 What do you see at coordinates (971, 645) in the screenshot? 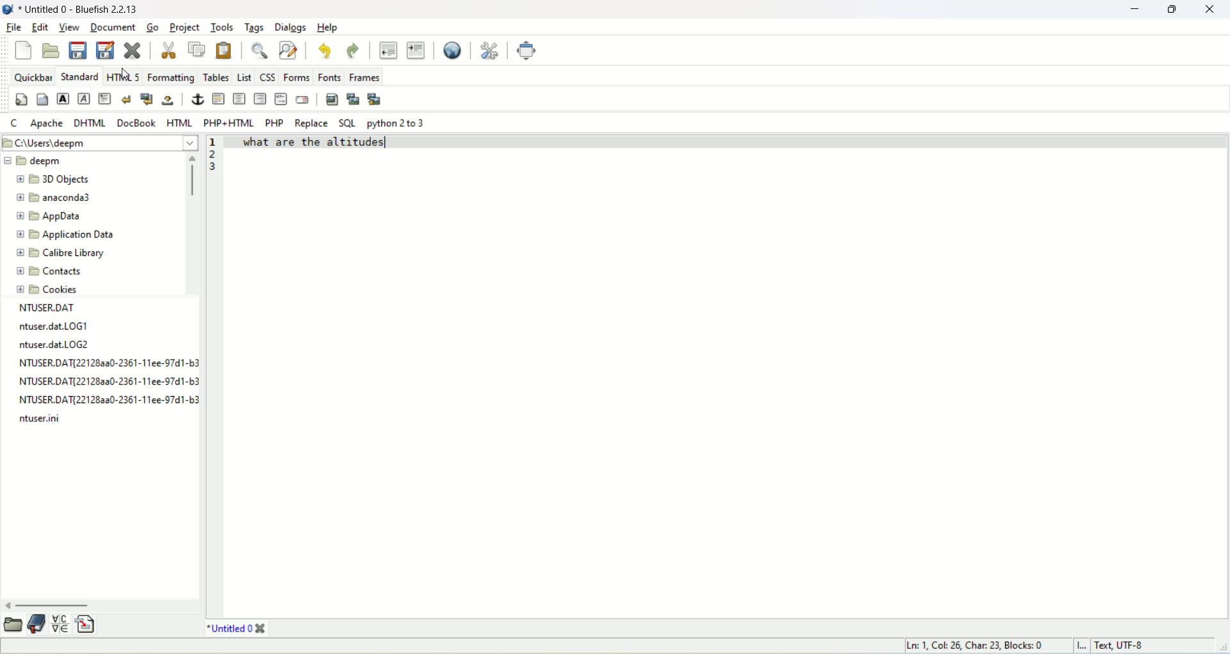
I see `ln, col, char, block` at bounding box center [971, 645].